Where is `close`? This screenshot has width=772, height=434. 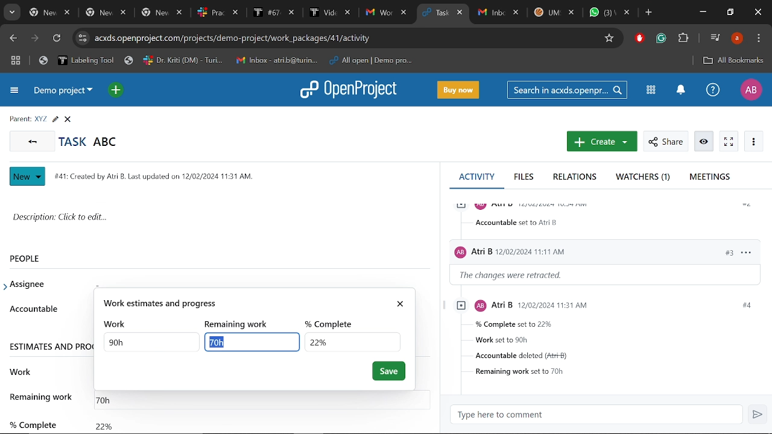
close is located at coordinates (402, 301).